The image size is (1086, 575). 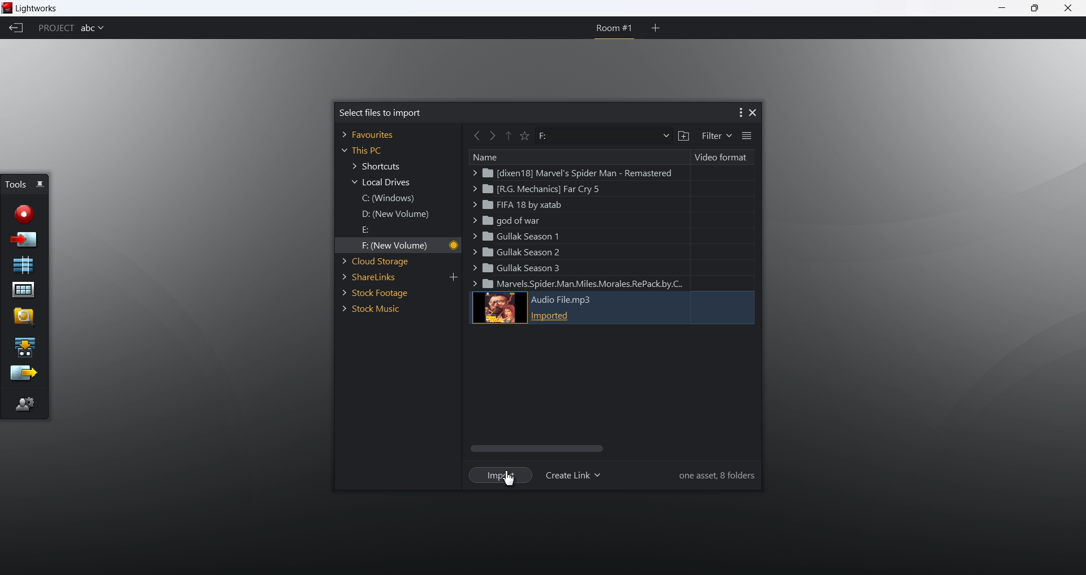 I want to click on import, so click(x=497, y=475).